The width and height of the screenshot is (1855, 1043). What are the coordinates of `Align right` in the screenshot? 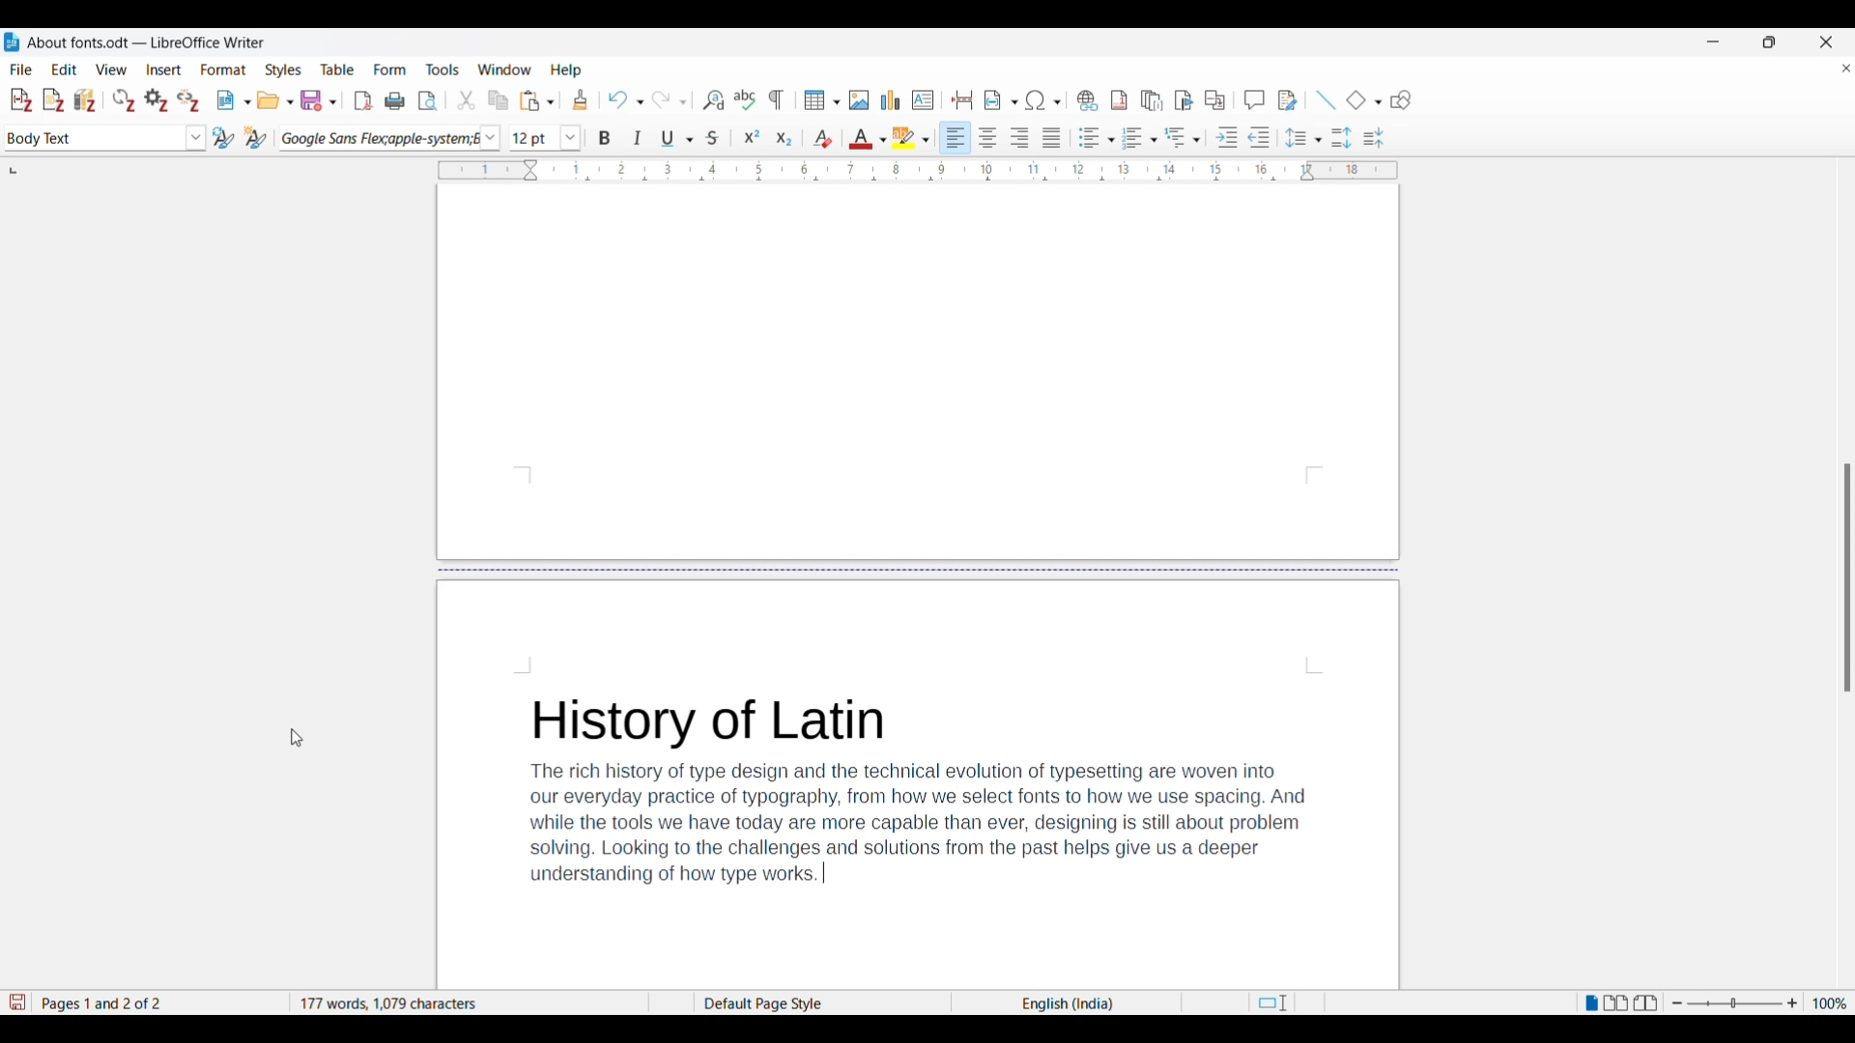 It's located at (1019, 137).